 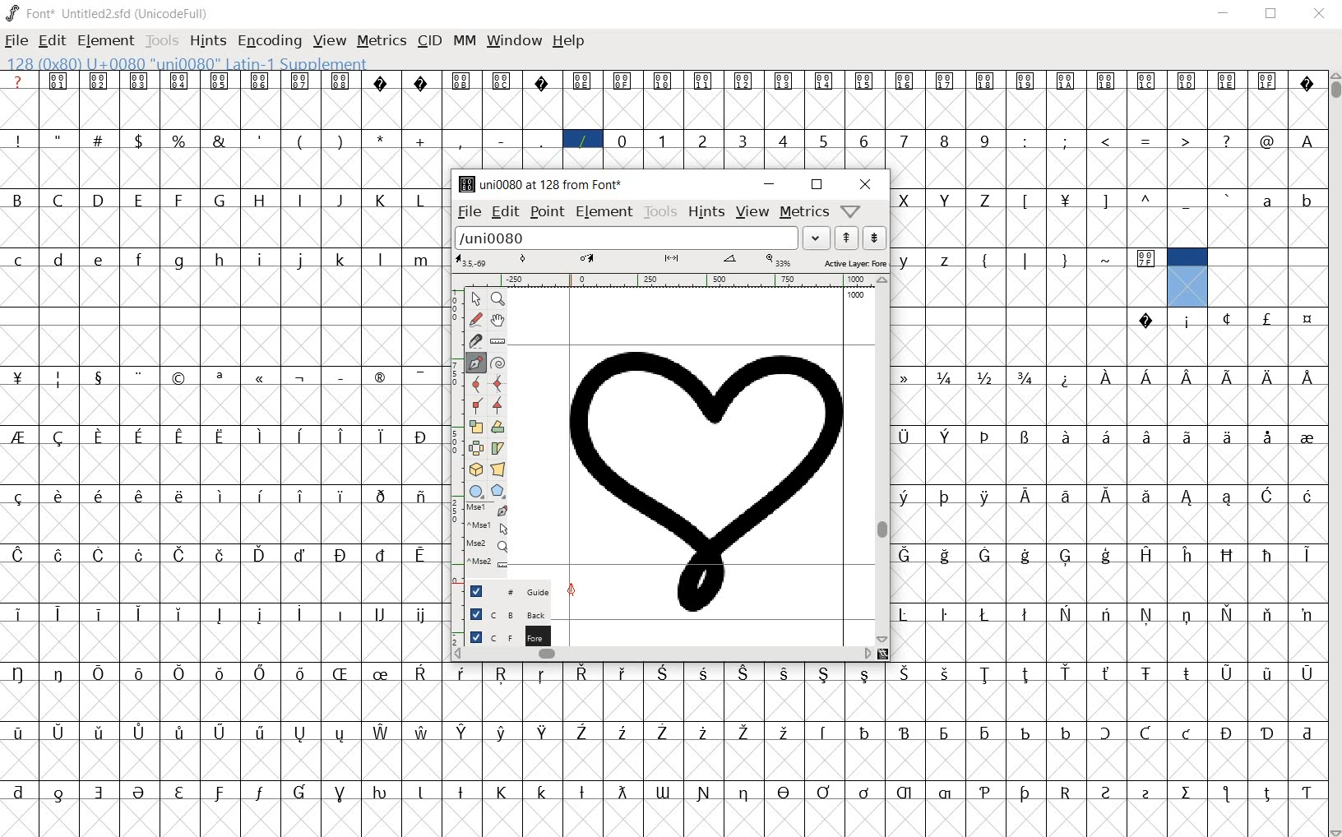 What do you see at coordinates (702, 82) in the screenshot?
I see `glyph` at bounding box center [702, 82].